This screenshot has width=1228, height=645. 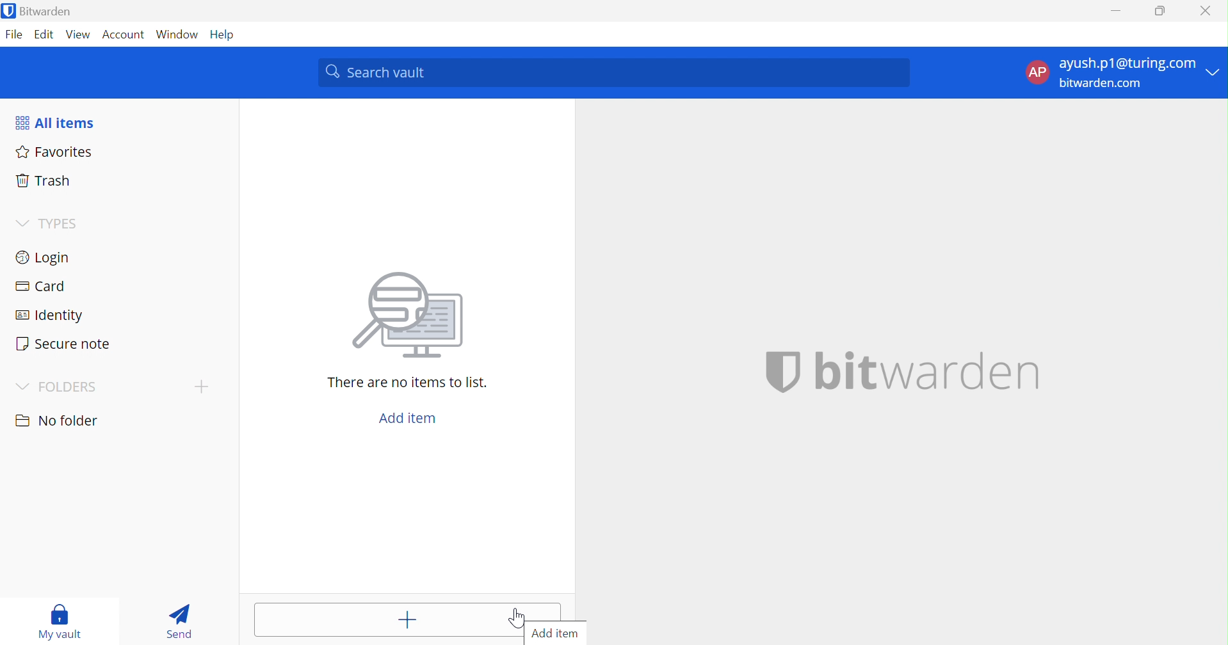 What do you see at coordinates (414, 315) in the screenshot?
I see `image` at bounding box center [414, 315].